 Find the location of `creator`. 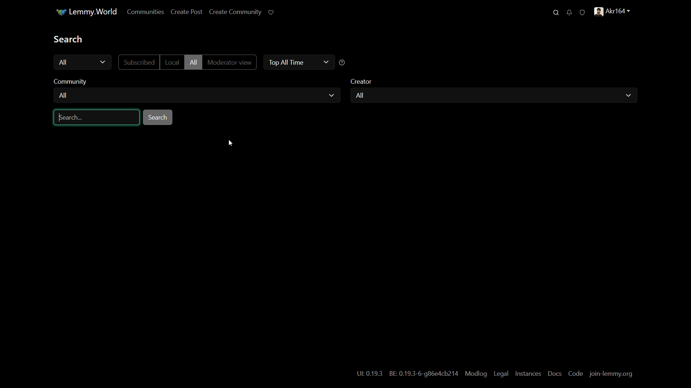

creator is located at coordinates (362, 82).